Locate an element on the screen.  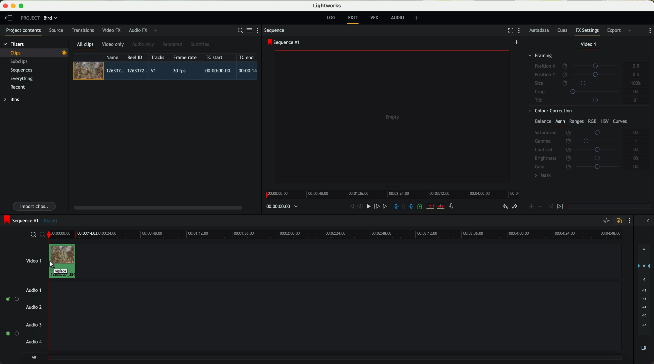
position Y is located at coordinates (579, 74).